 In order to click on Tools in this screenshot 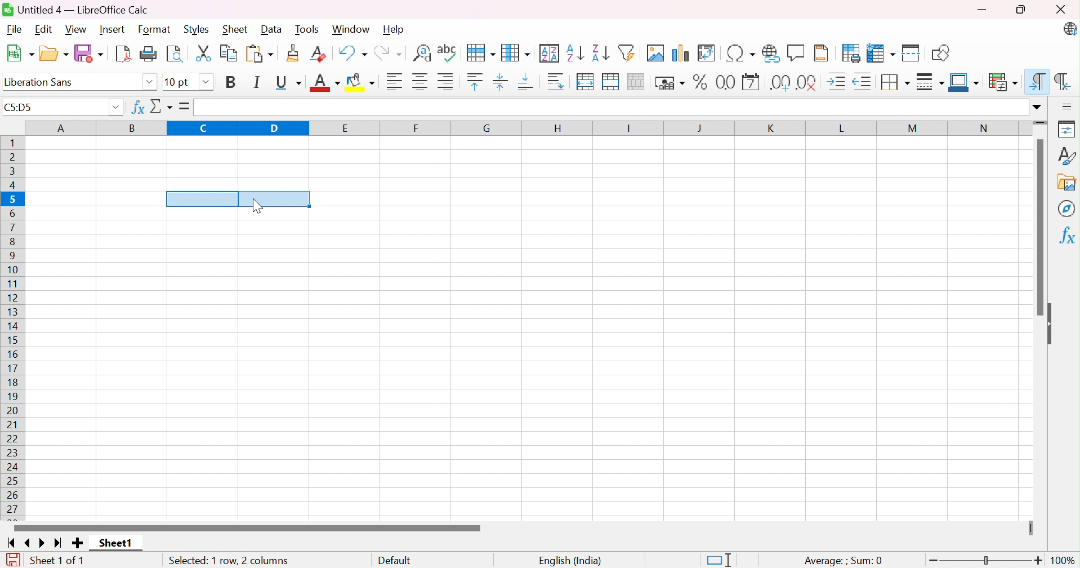, I will do `click(308, 29)`.